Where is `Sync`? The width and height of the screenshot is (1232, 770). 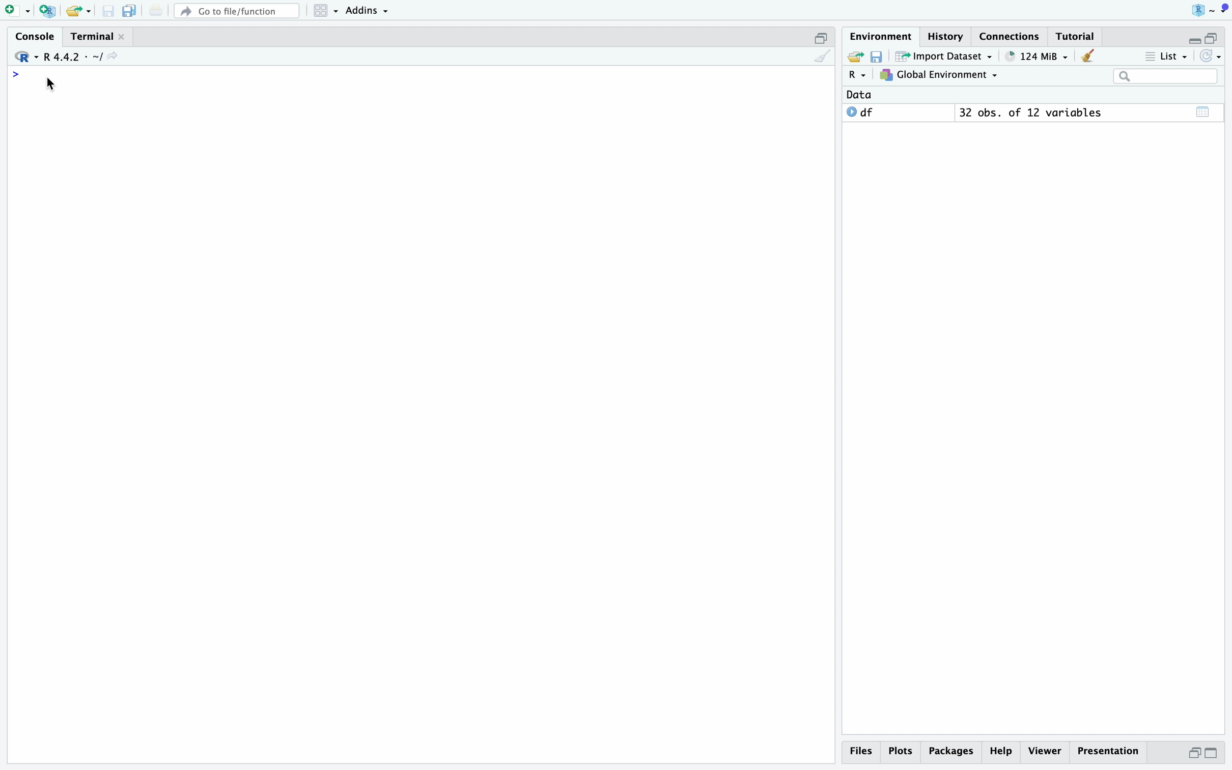 Sync is located at coordinates (1211, 56).